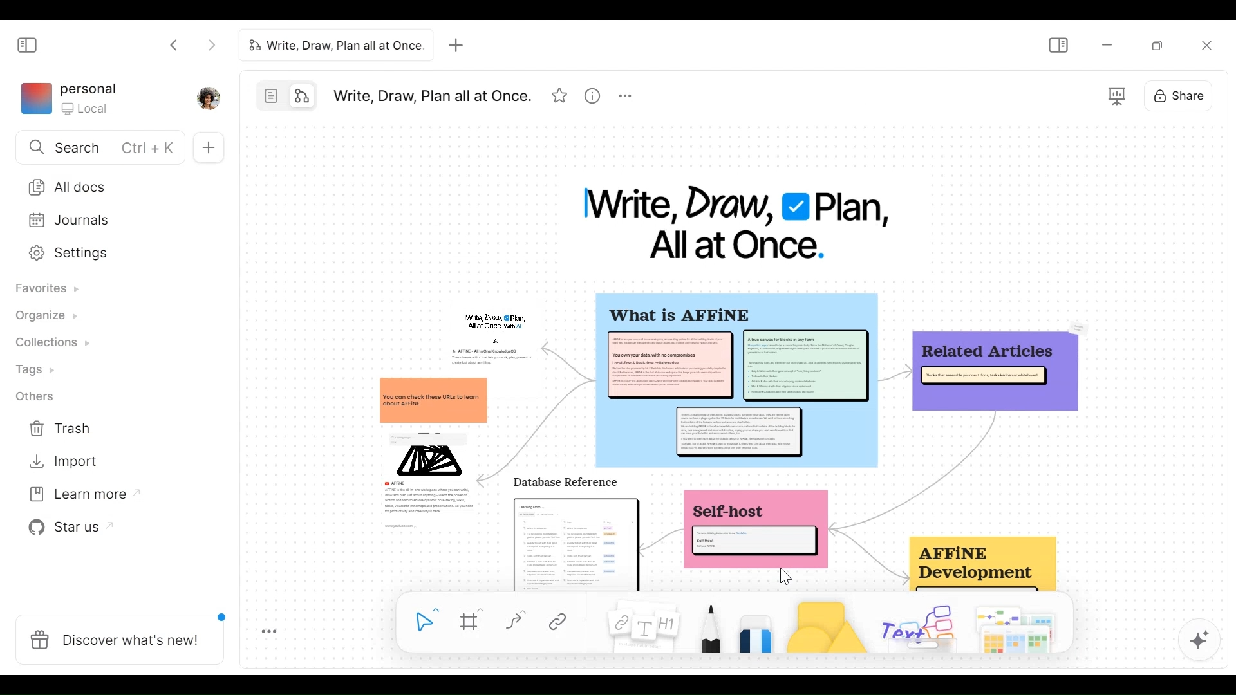 The image size is (1236, 695). I want to click on New Tab, so click(459, 46).